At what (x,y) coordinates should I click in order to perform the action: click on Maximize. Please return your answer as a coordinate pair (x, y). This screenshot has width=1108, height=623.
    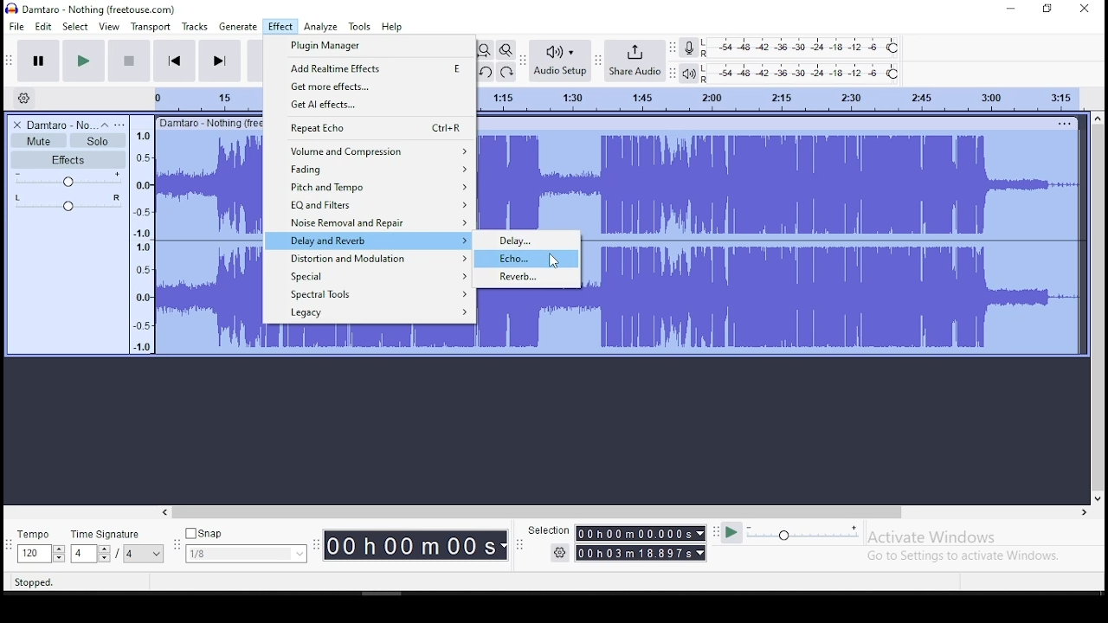
    Looking at the image, I should click on (1047, 10).